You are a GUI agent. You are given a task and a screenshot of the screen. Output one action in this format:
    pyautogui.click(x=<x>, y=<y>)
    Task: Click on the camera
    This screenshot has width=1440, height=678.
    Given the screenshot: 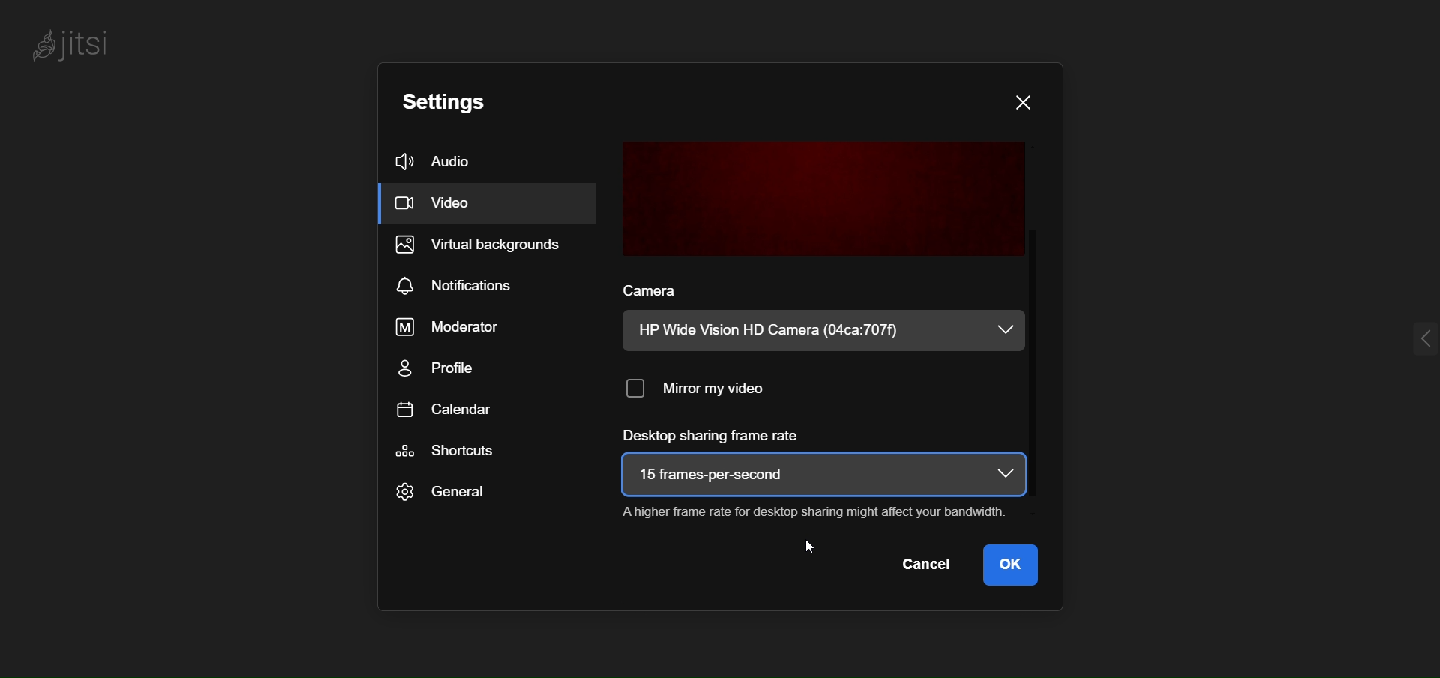 What is the action you would take?
    pyautogui.click(x=651, y=286)
    